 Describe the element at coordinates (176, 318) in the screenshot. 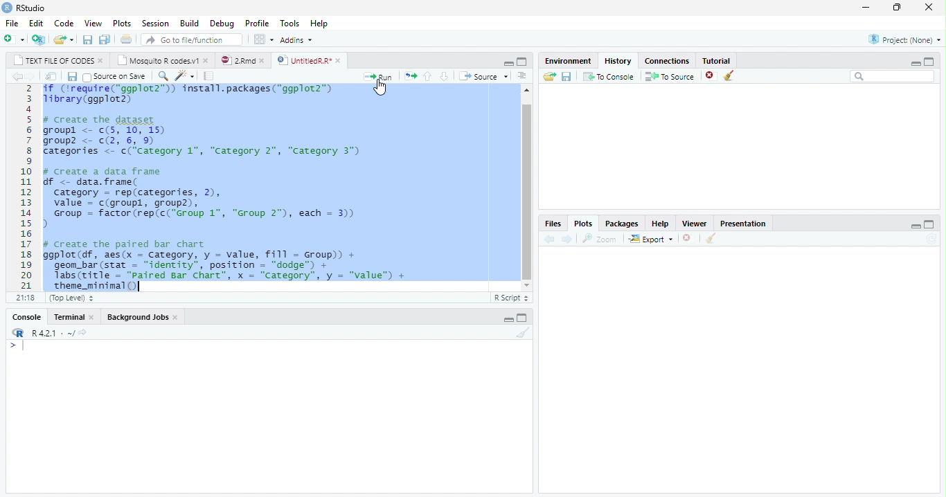

I see `close` at that location.